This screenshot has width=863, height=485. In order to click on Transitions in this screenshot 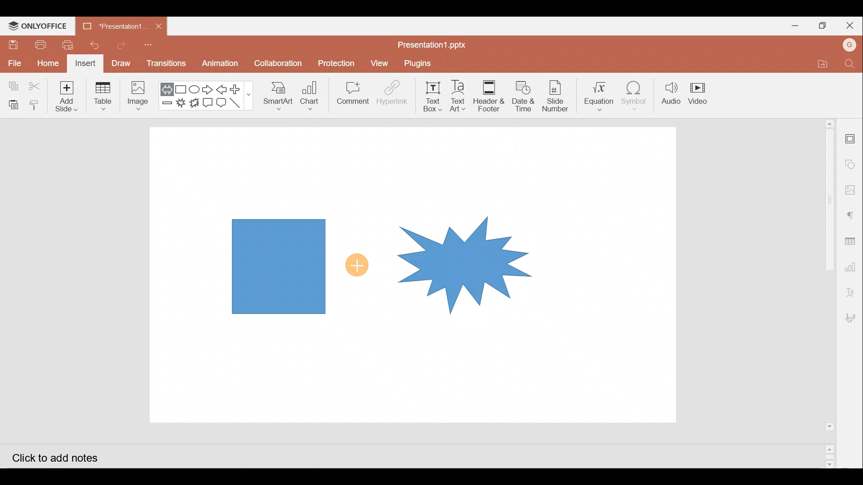, I will do `click(165, 64)`.